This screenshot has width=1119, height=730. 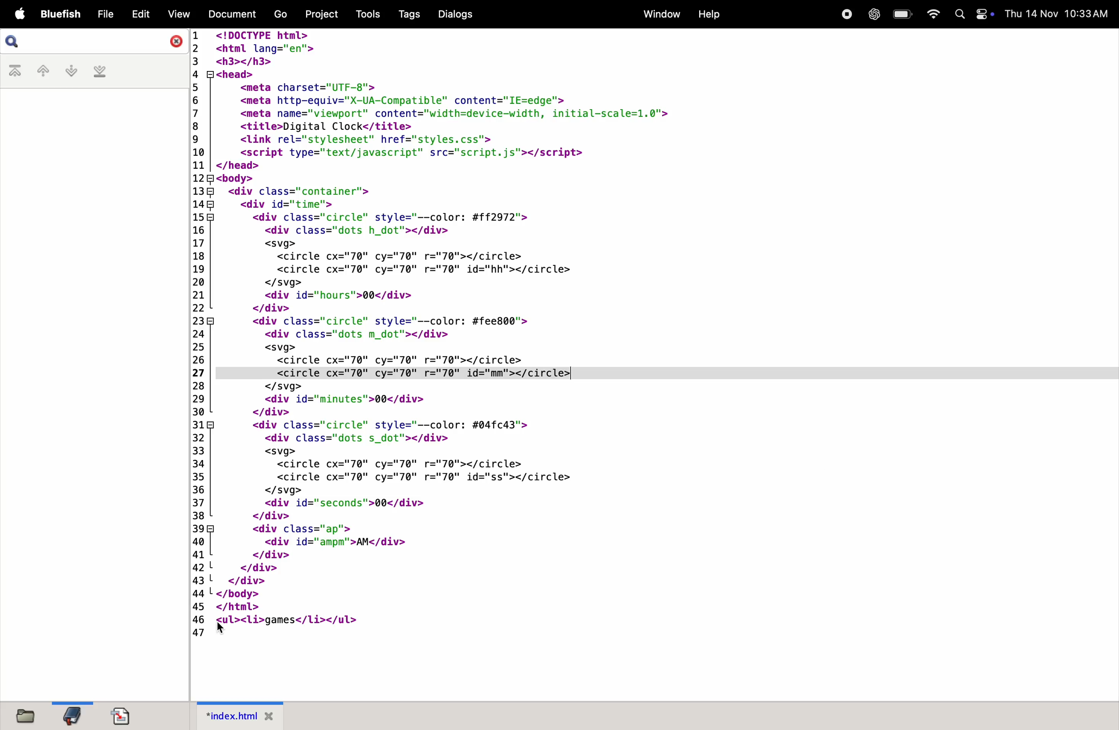 I want to click on close, so click(x=173, y=42).